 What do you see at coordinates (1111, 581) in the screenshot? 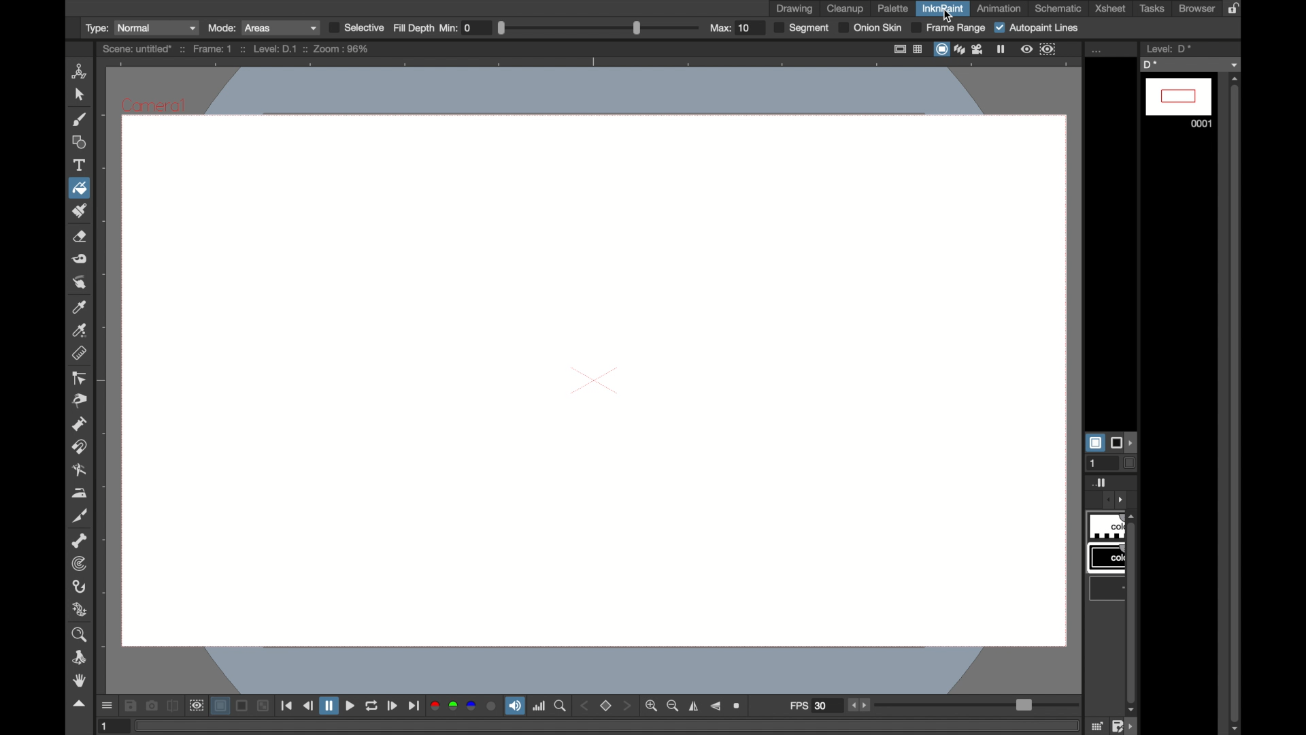
I see `obscure tab` at bounding box center [1111, 581].